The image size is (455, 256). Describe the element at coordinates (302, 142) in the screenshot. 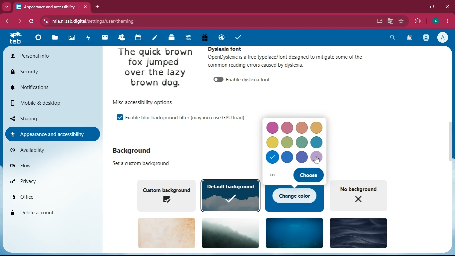

I see `color` at that location.